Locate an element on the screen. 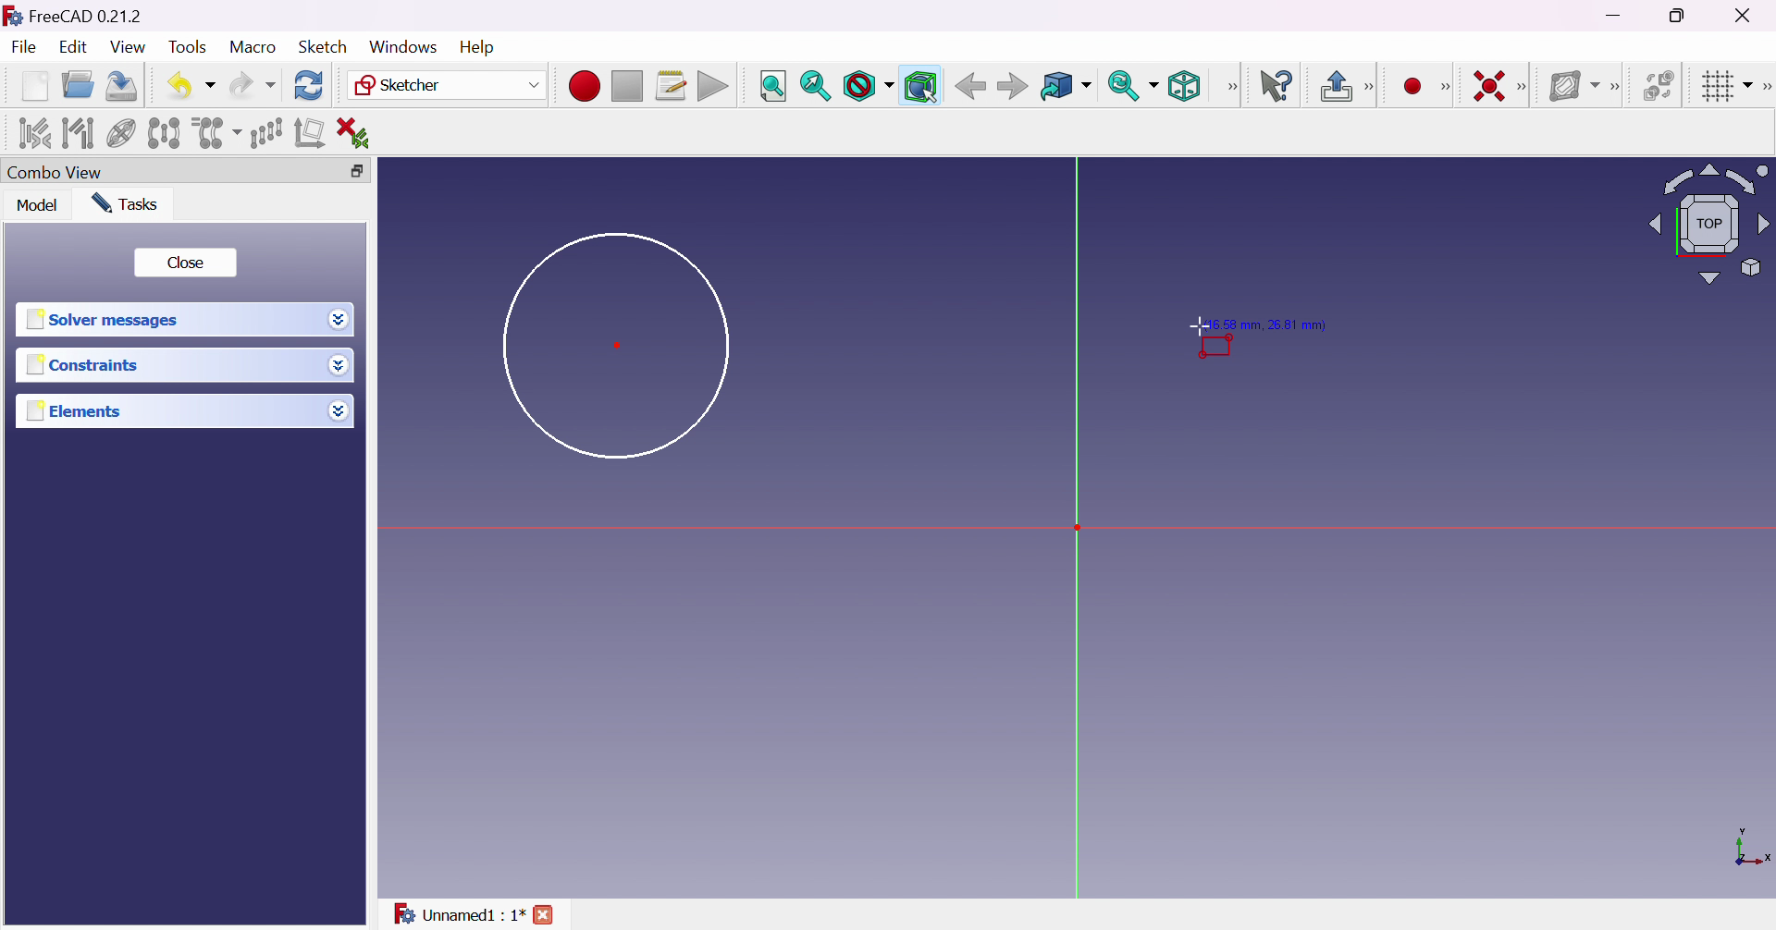 This screenshot has height=930, width=1776. Rectangular array is located at coordinates (265, 131).